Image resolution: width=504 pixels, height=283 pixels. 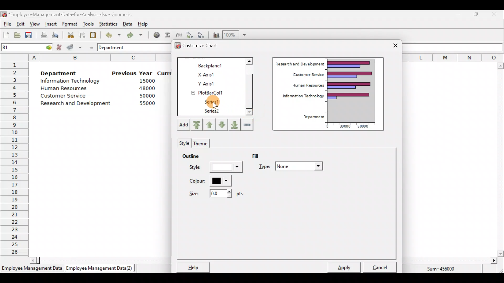 I want to click on Copy the selection, so click(x=82, y=34).